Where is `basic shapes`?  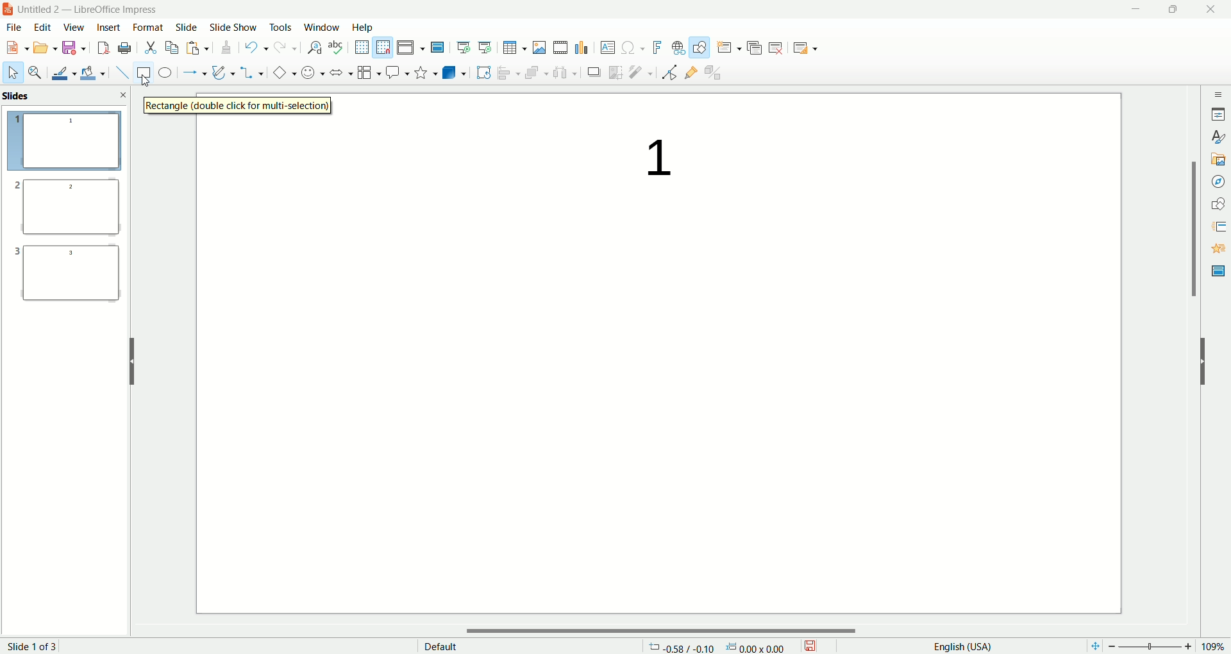
basic shapes is located at coordinates (281, 73).